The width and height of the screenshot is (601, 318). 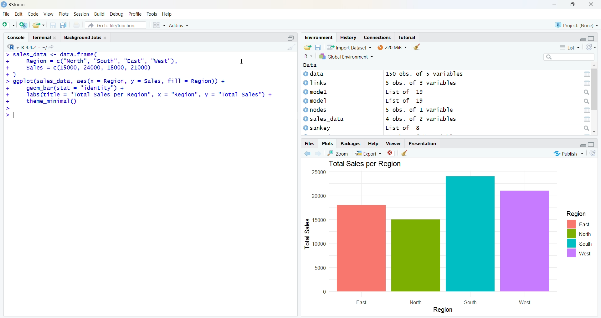 What do you see at coordinates (84, 38) in the screenshot?
I see `Background Jobs` at bounding box center [84, 38].